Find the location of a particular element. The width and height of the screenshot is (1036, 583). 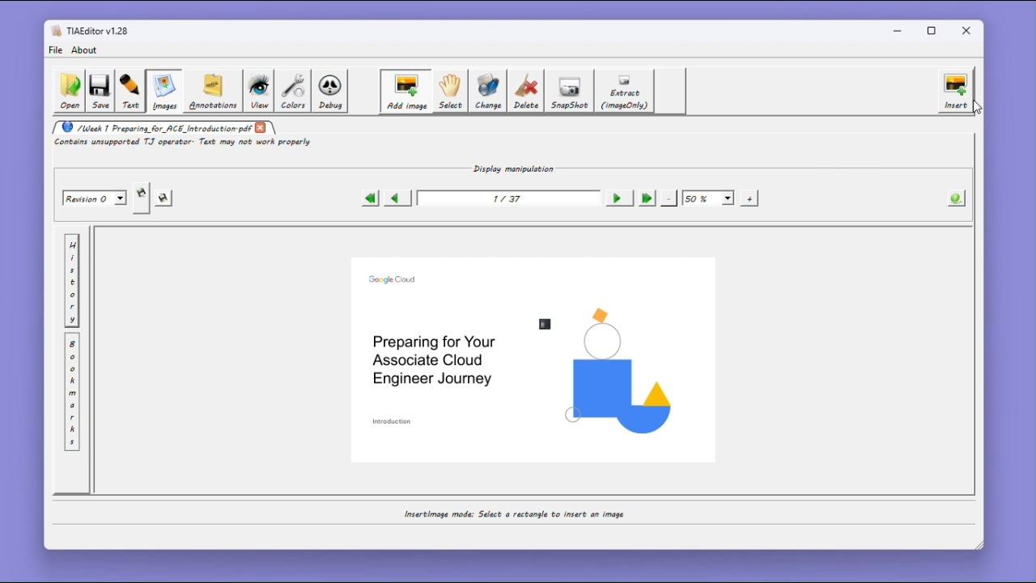

Debug is located at coordinates (332, 91).